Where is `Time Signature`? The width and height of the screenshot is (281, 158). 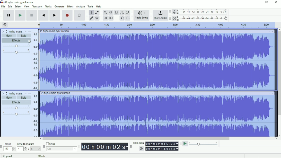
Time Signature is located at coordinates (26, 144).